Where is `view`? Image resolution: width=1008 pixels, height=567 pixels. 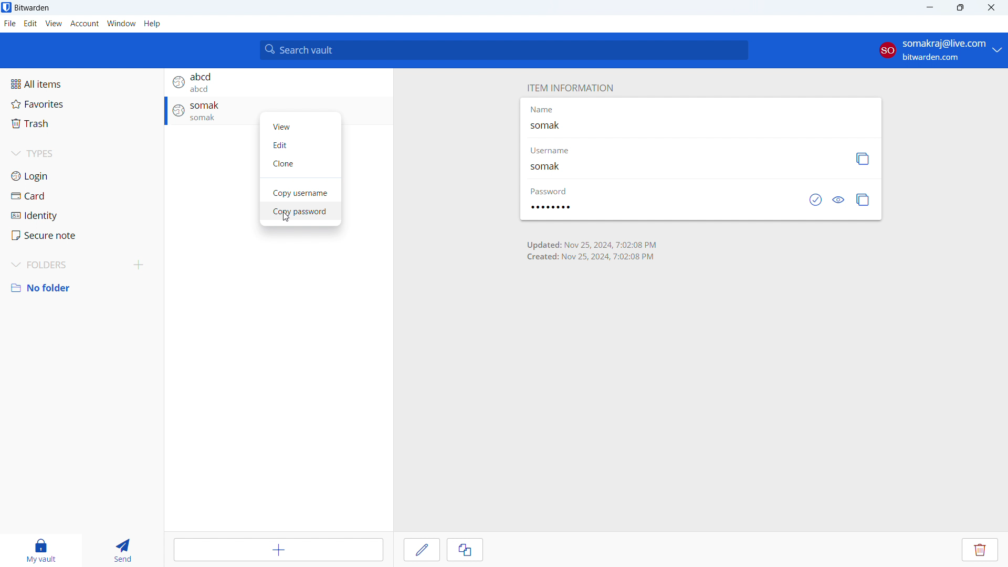 view is located at coordinates (301, 129).